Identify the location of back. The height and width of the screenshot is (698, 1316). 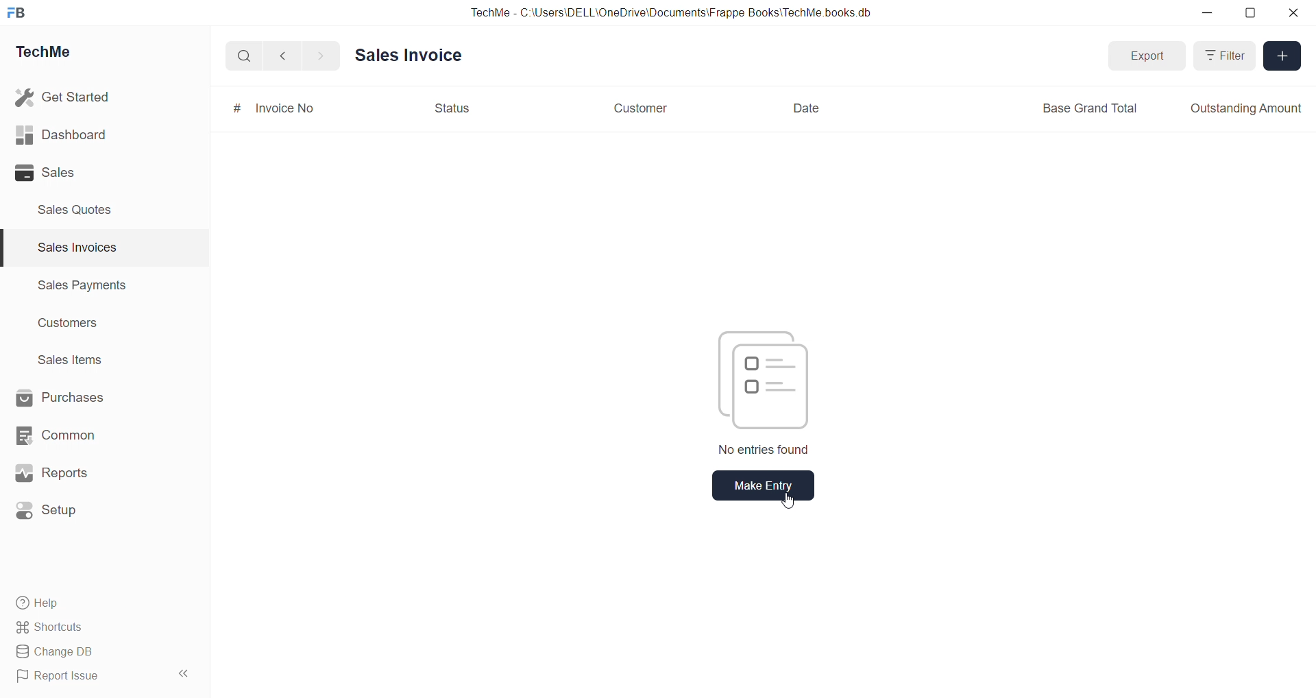
(280, 56).